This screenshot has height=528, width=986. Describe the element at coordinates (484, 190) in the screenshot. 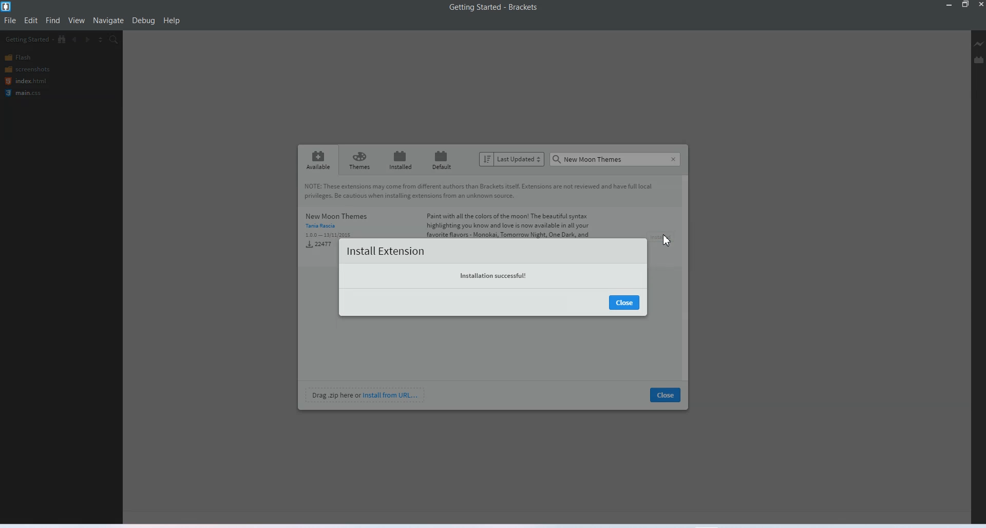

I see `Note : These extensions may come from different authors than Brackets itself. Extensions are not reviewed and have full local privileges. be cautious when installing extensions from an unknown source.` at that location.